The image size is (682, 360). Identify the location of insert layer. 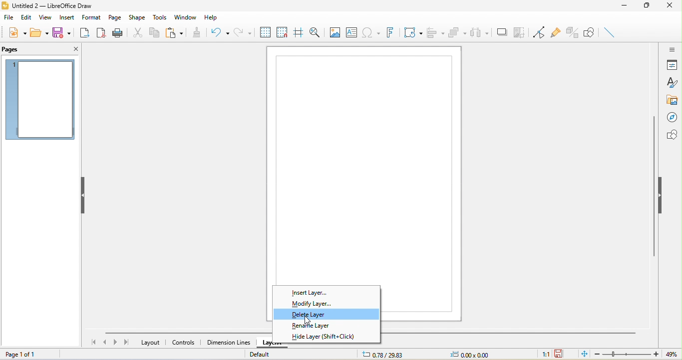
(327, 292).